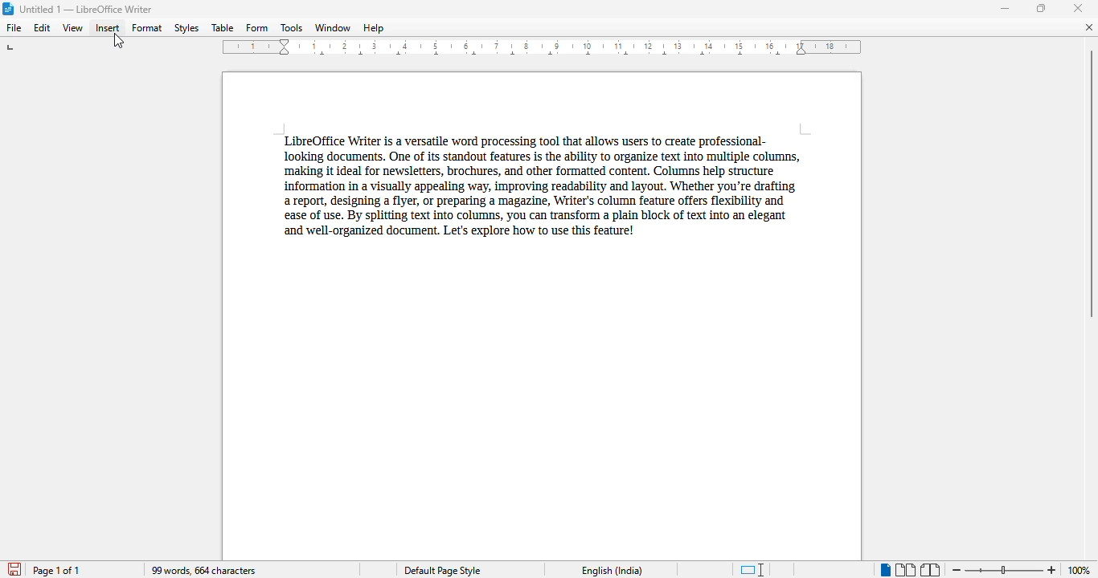  I want to click on window, so click(333, 27).